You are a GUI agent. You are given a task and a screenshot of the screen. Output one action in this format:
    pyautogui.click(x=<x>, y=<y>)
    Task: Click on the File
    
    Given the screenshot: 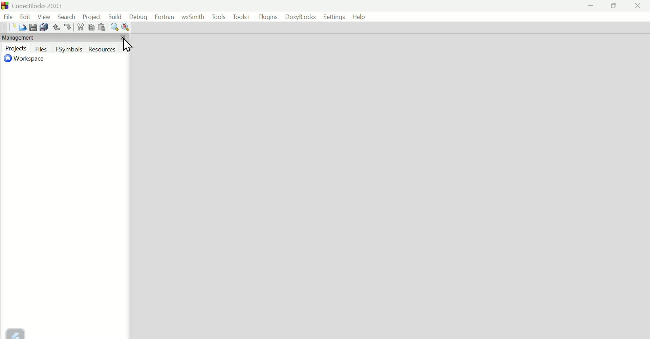 What is the action you would take?
    pyautogui.click(x=8, y=17)
    